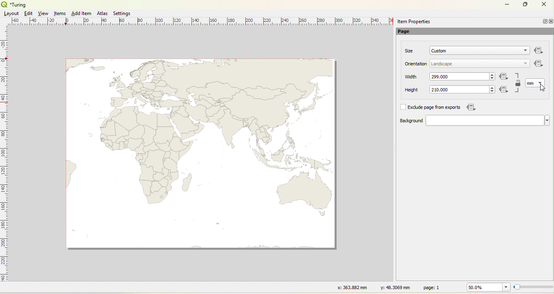  What do you see at coordinates (439, 51) in the screenshot?
I see `Custom` at bounding box center [439, 51].